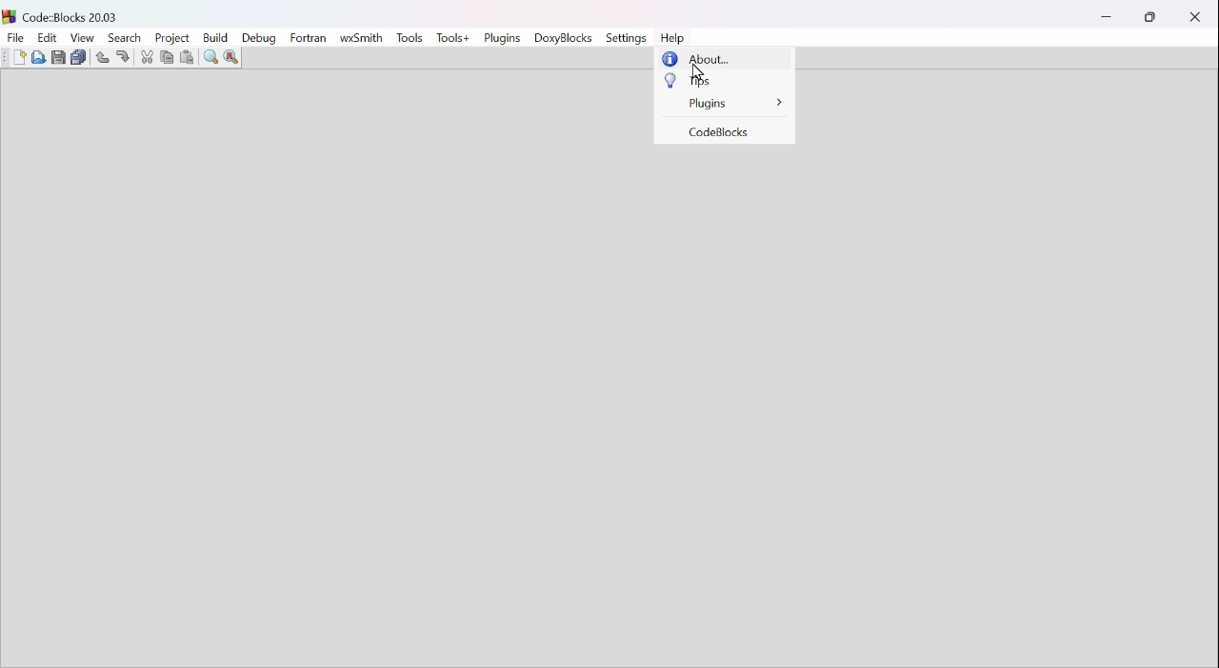 This screenshot has height=668, width=1219. What do you see at coordinates (1109, 13) in the screenshot?
I see `minimise` at bounding box center [1109, 13].